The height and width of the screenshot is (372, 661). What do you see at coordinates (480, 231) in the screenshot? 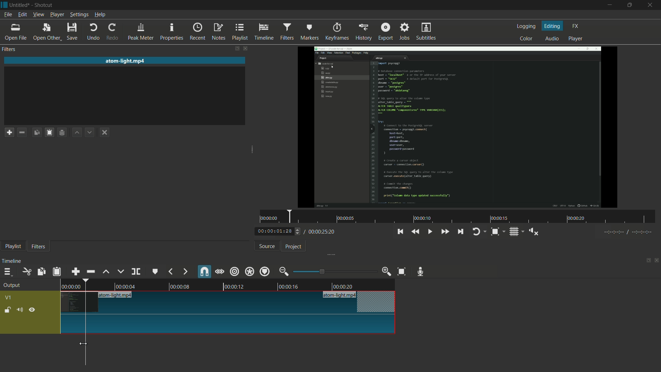
I see `toggle player looping` at bounding box center [480, 231].